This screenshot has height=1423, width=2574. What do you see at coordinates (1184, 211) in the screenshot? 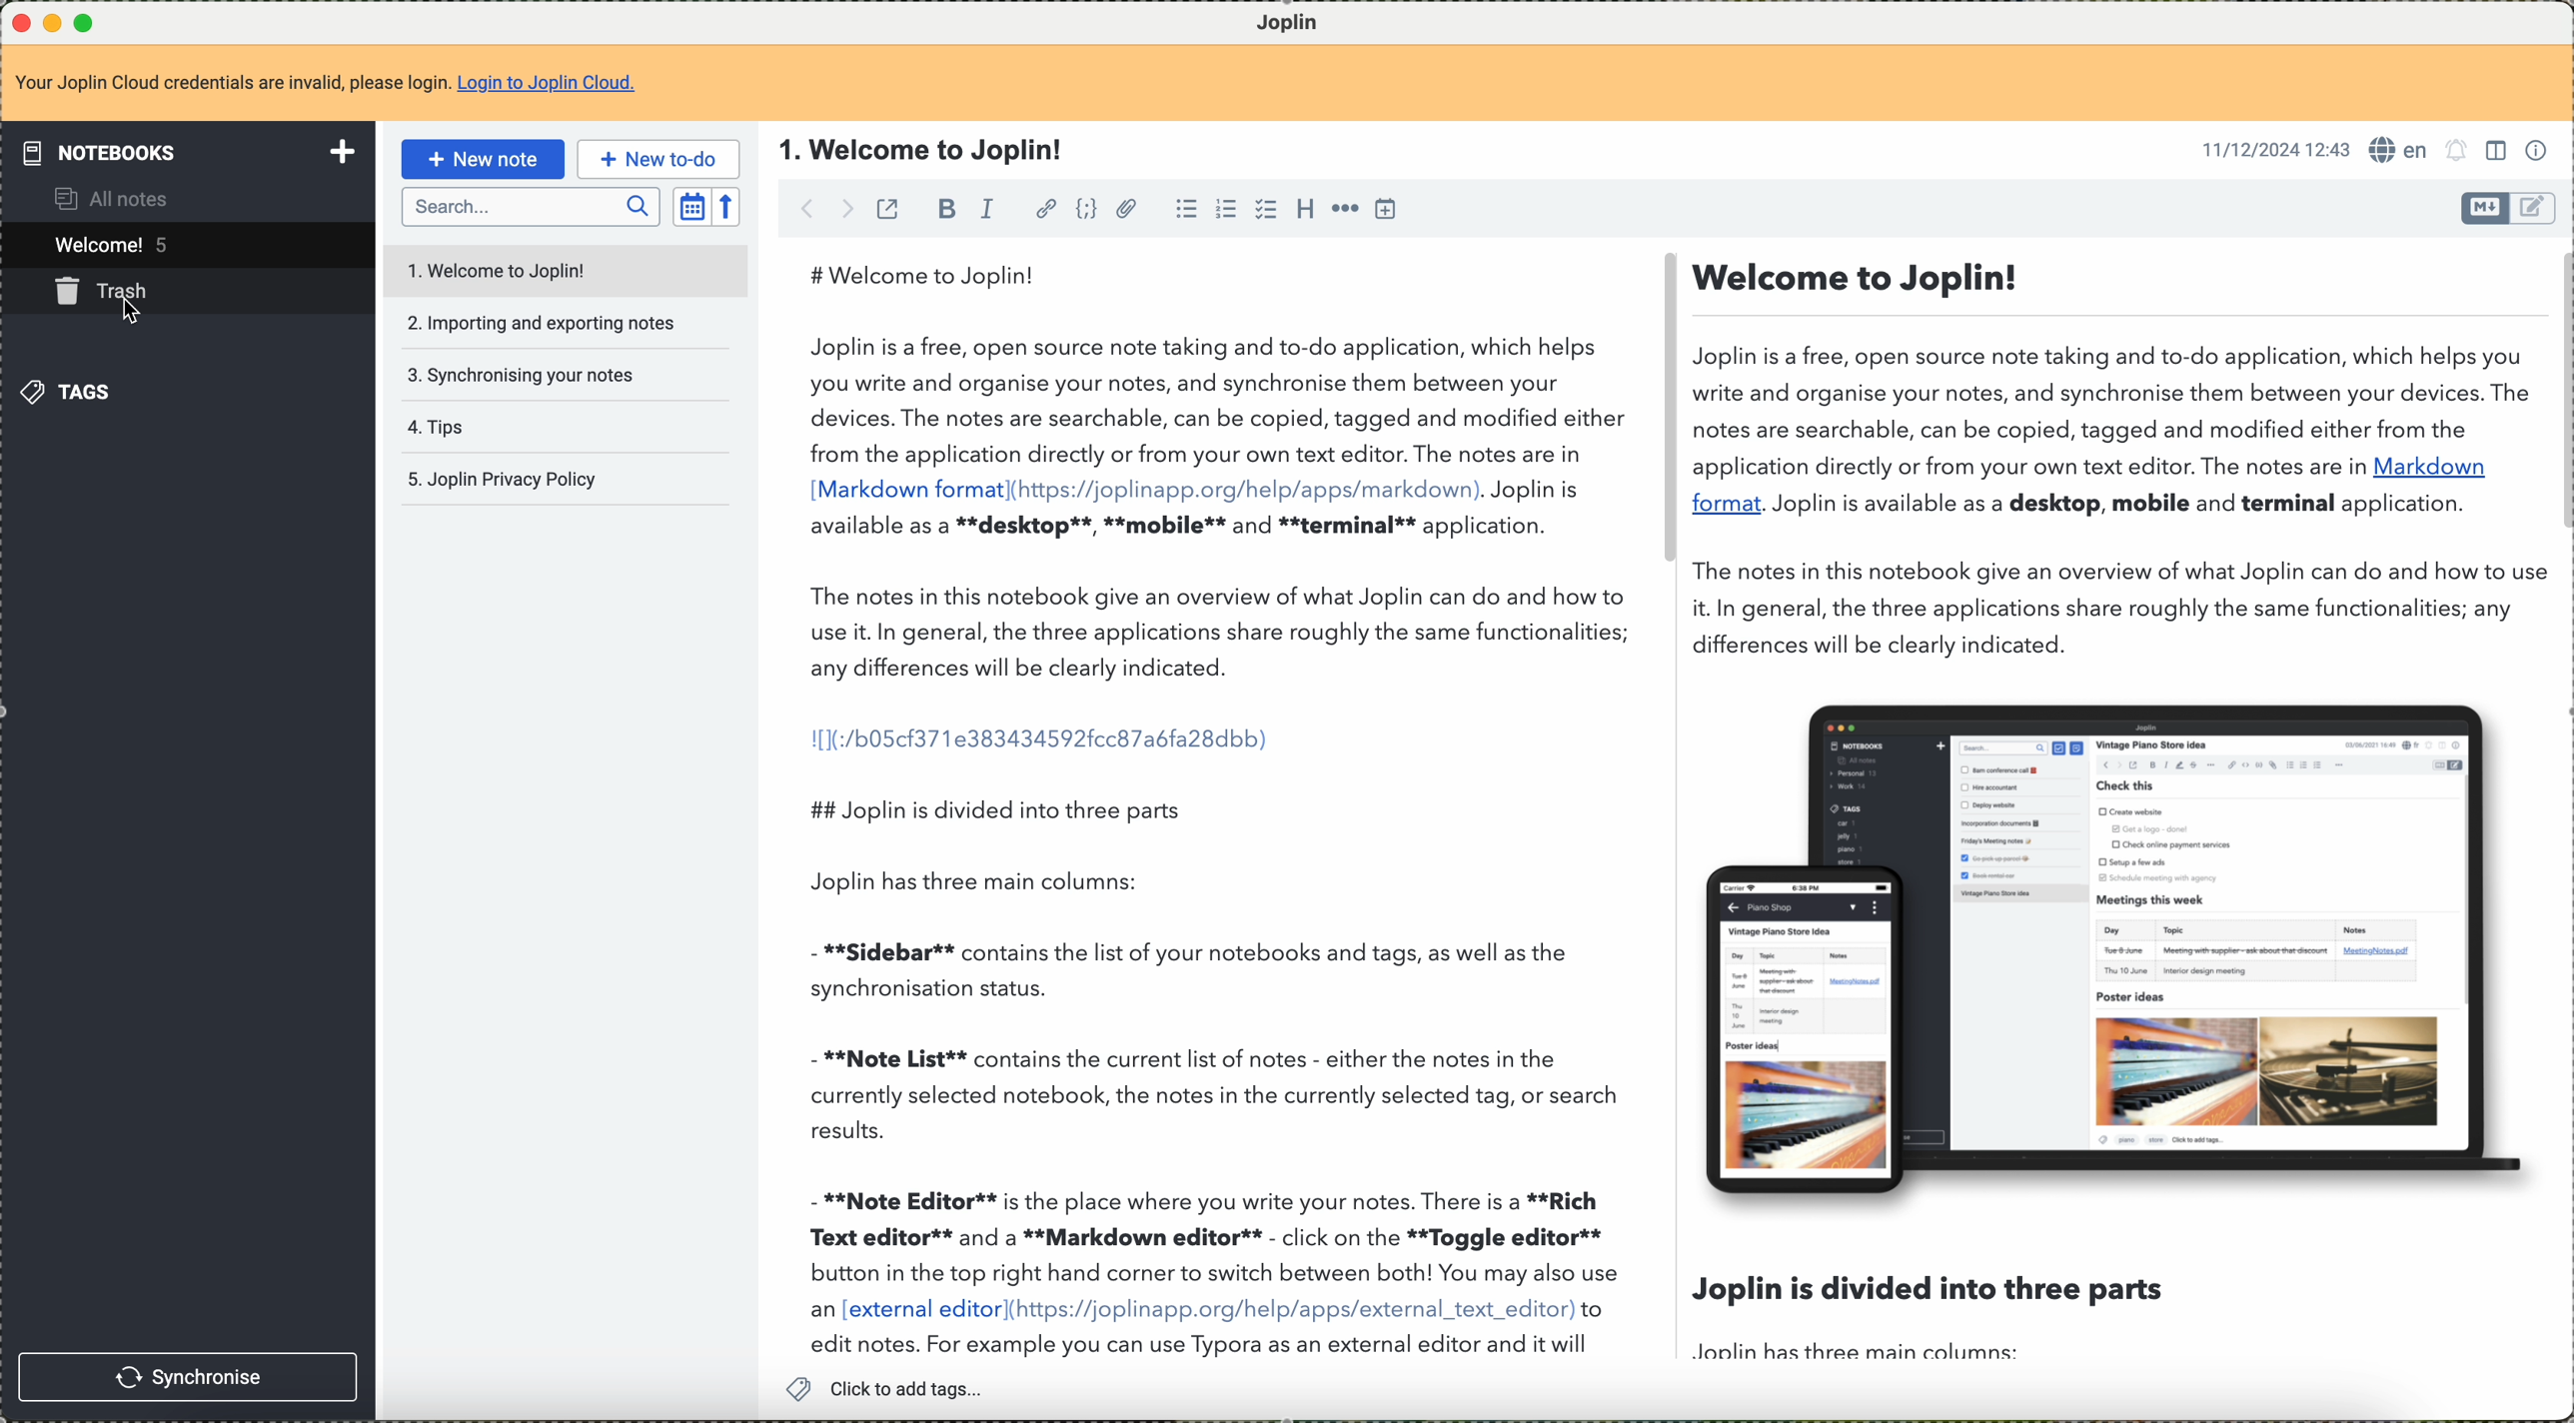
I see `bulleted list` at bounding box center [1184, 211].